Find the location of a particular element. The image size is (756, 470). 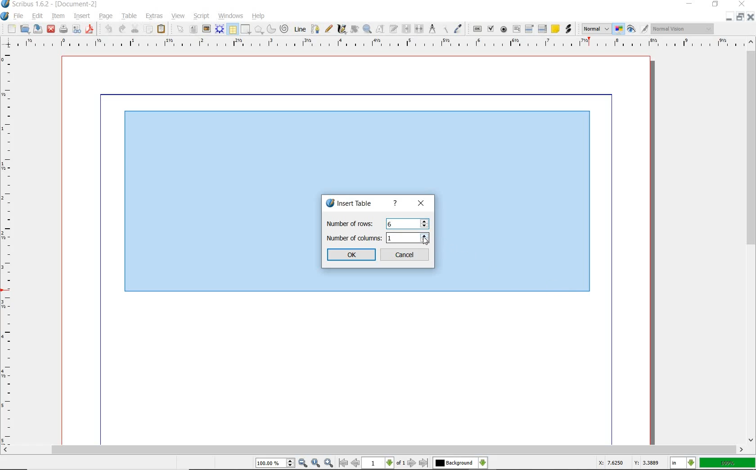

shape is located at coordinates (246, 30).